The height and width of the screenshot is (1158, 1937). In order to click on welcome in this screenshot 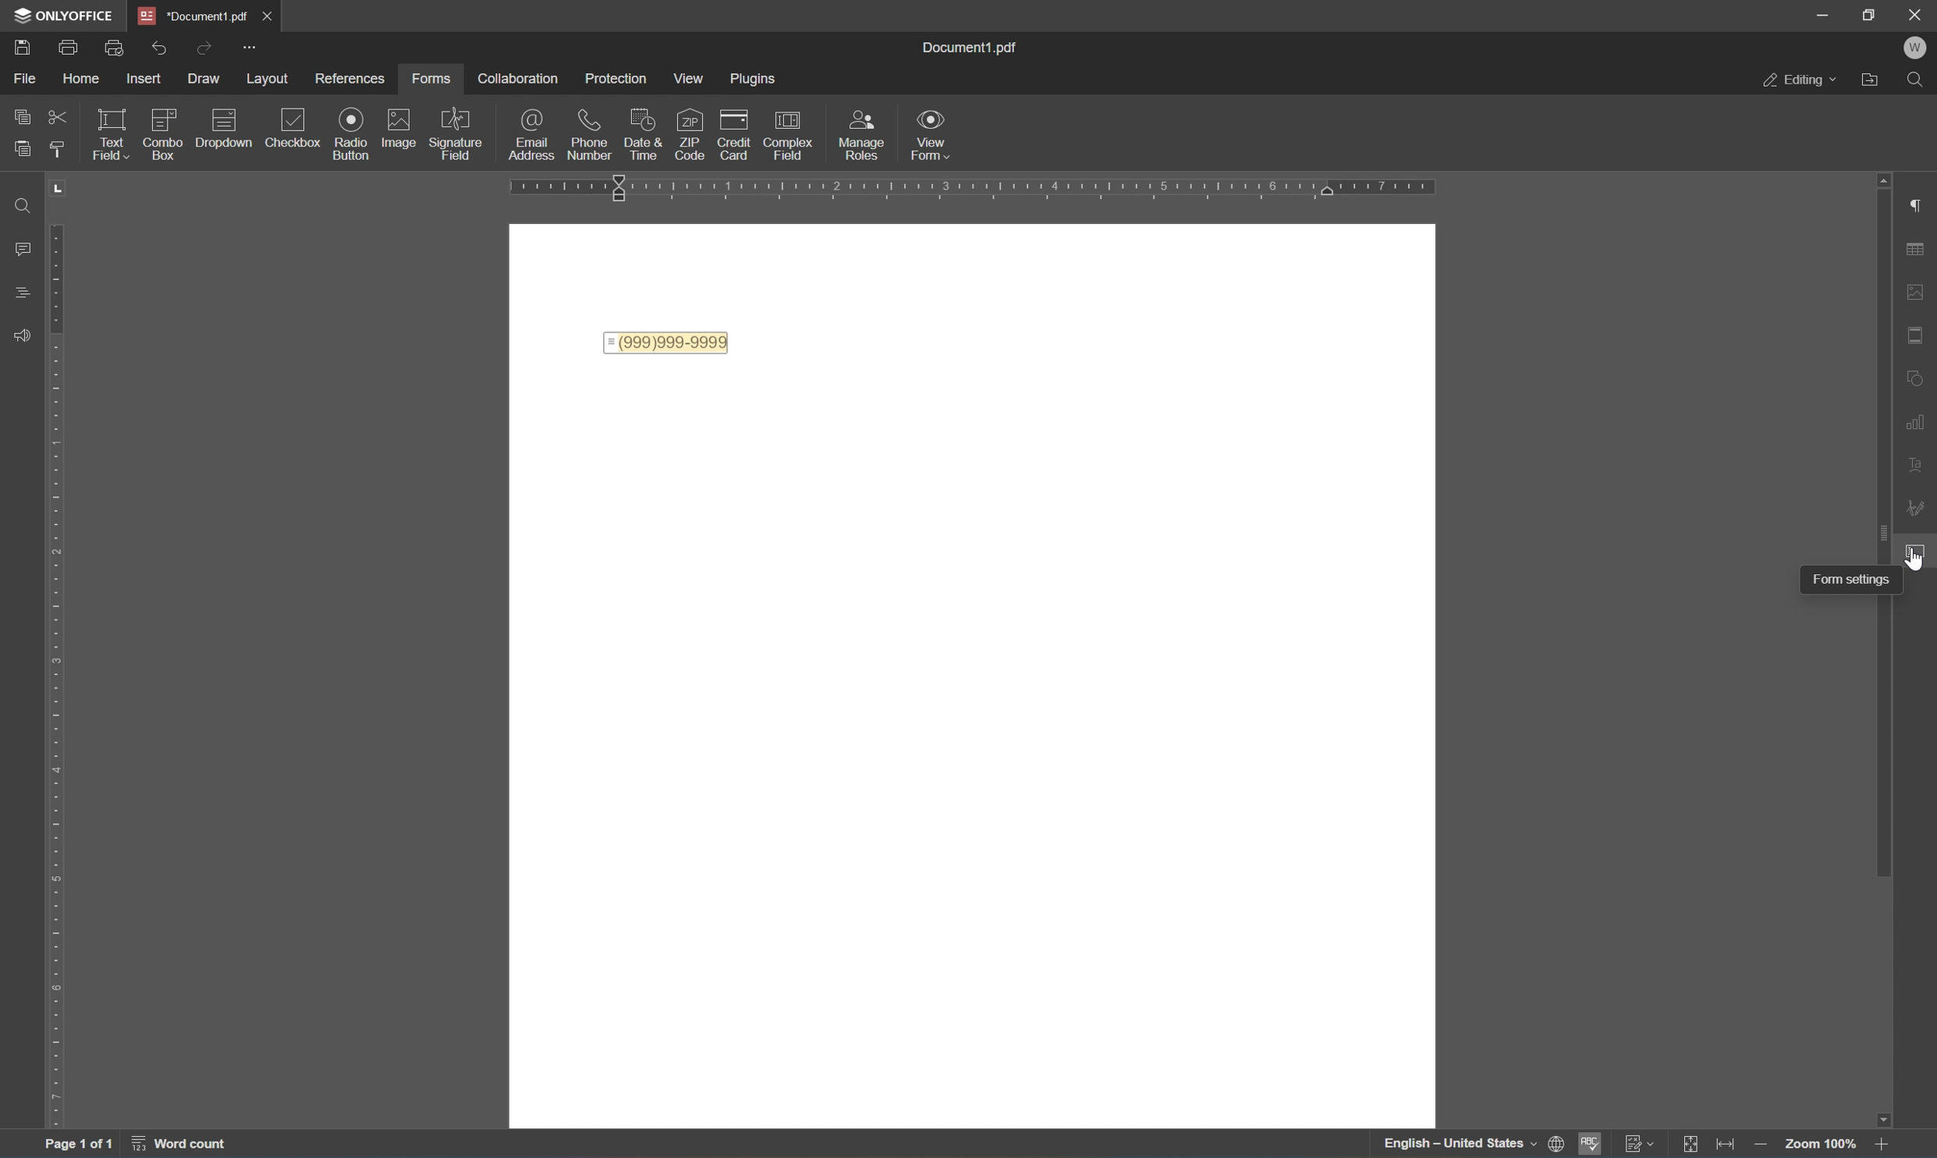, I will do `click(1917, 46)`.